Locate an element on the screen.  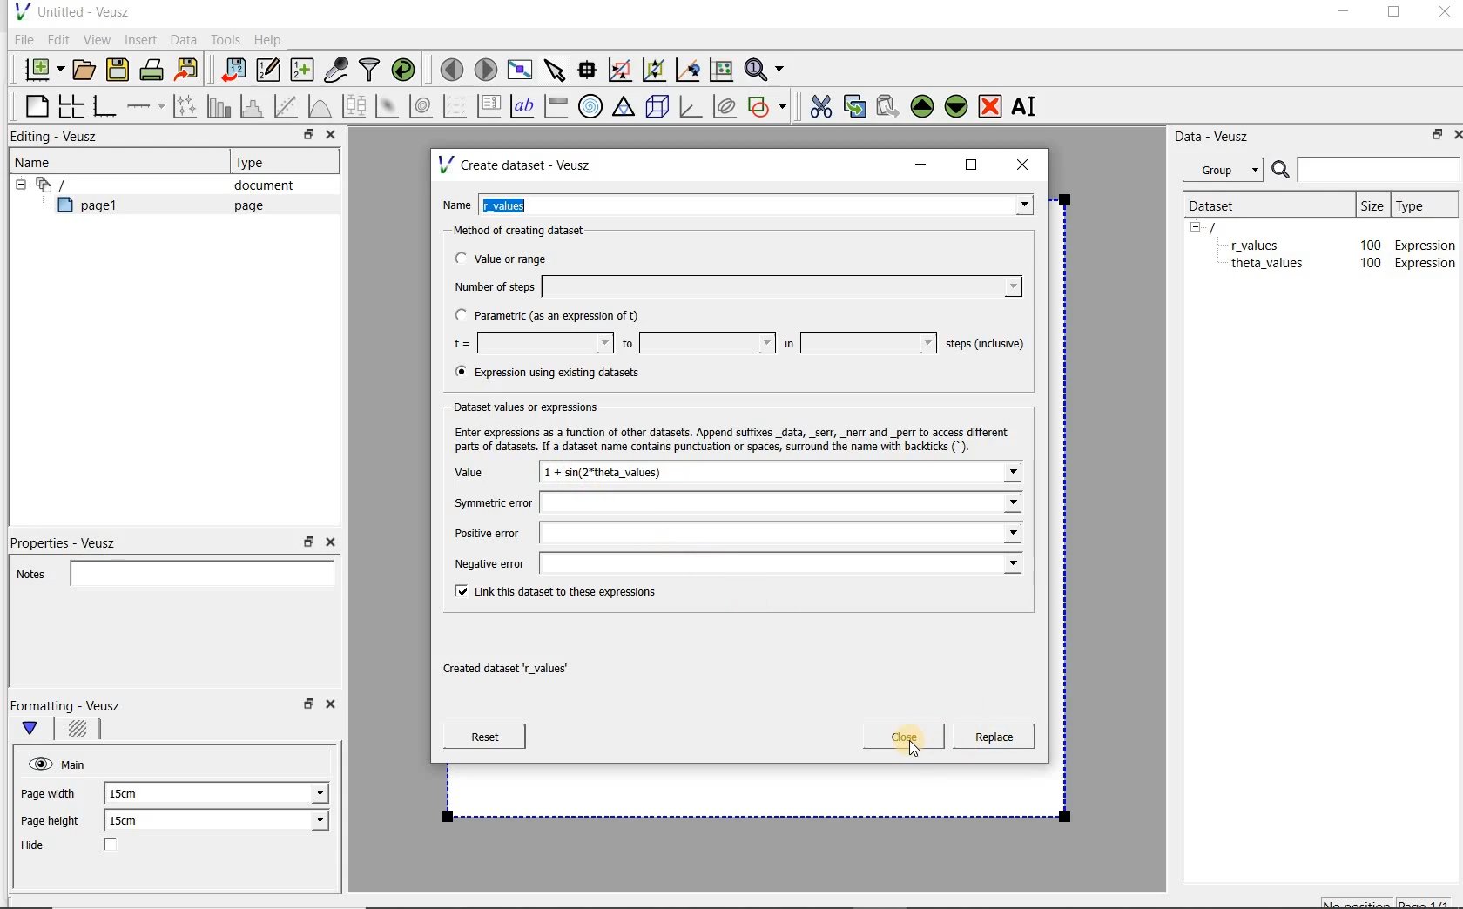
capture remote data is located at coordinates (337, 72).